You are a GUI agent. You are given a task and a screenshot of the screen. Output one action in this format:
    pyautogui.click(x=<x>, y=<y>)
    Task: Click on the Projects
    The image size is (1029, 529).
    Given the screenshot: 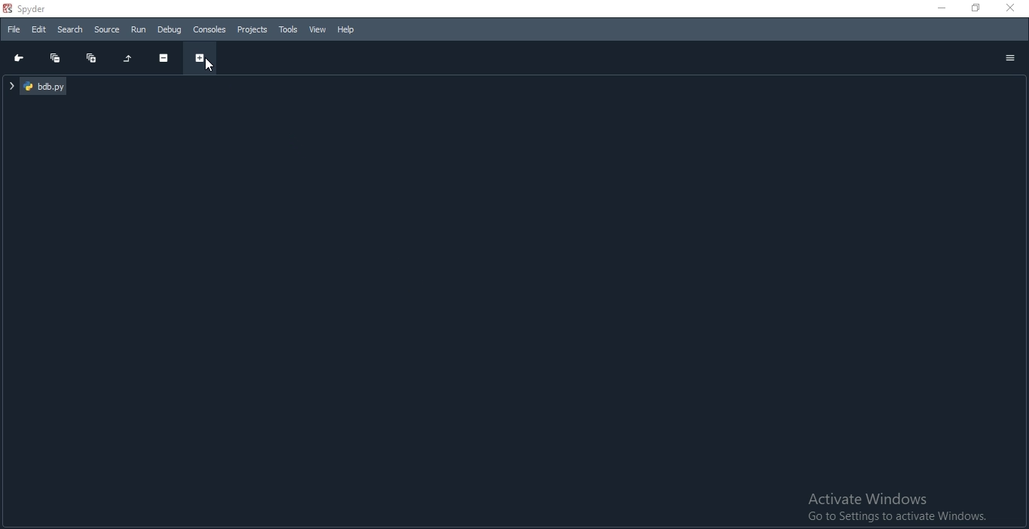 What is the action you would take?
    pyautogui.click(x=253, y=29)
    